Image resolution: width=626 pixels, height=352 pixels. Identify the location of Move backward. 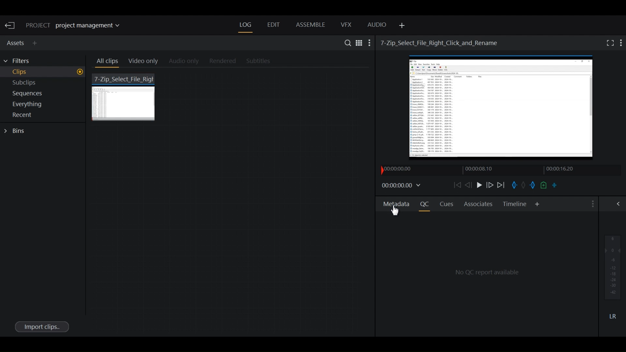
(456, 185).